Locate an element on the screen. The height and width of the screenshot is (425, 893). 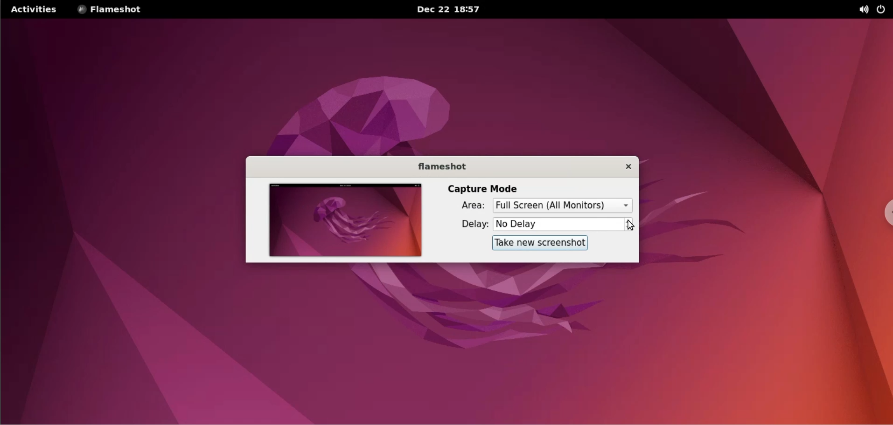
close is located at coordinates (622, 166).